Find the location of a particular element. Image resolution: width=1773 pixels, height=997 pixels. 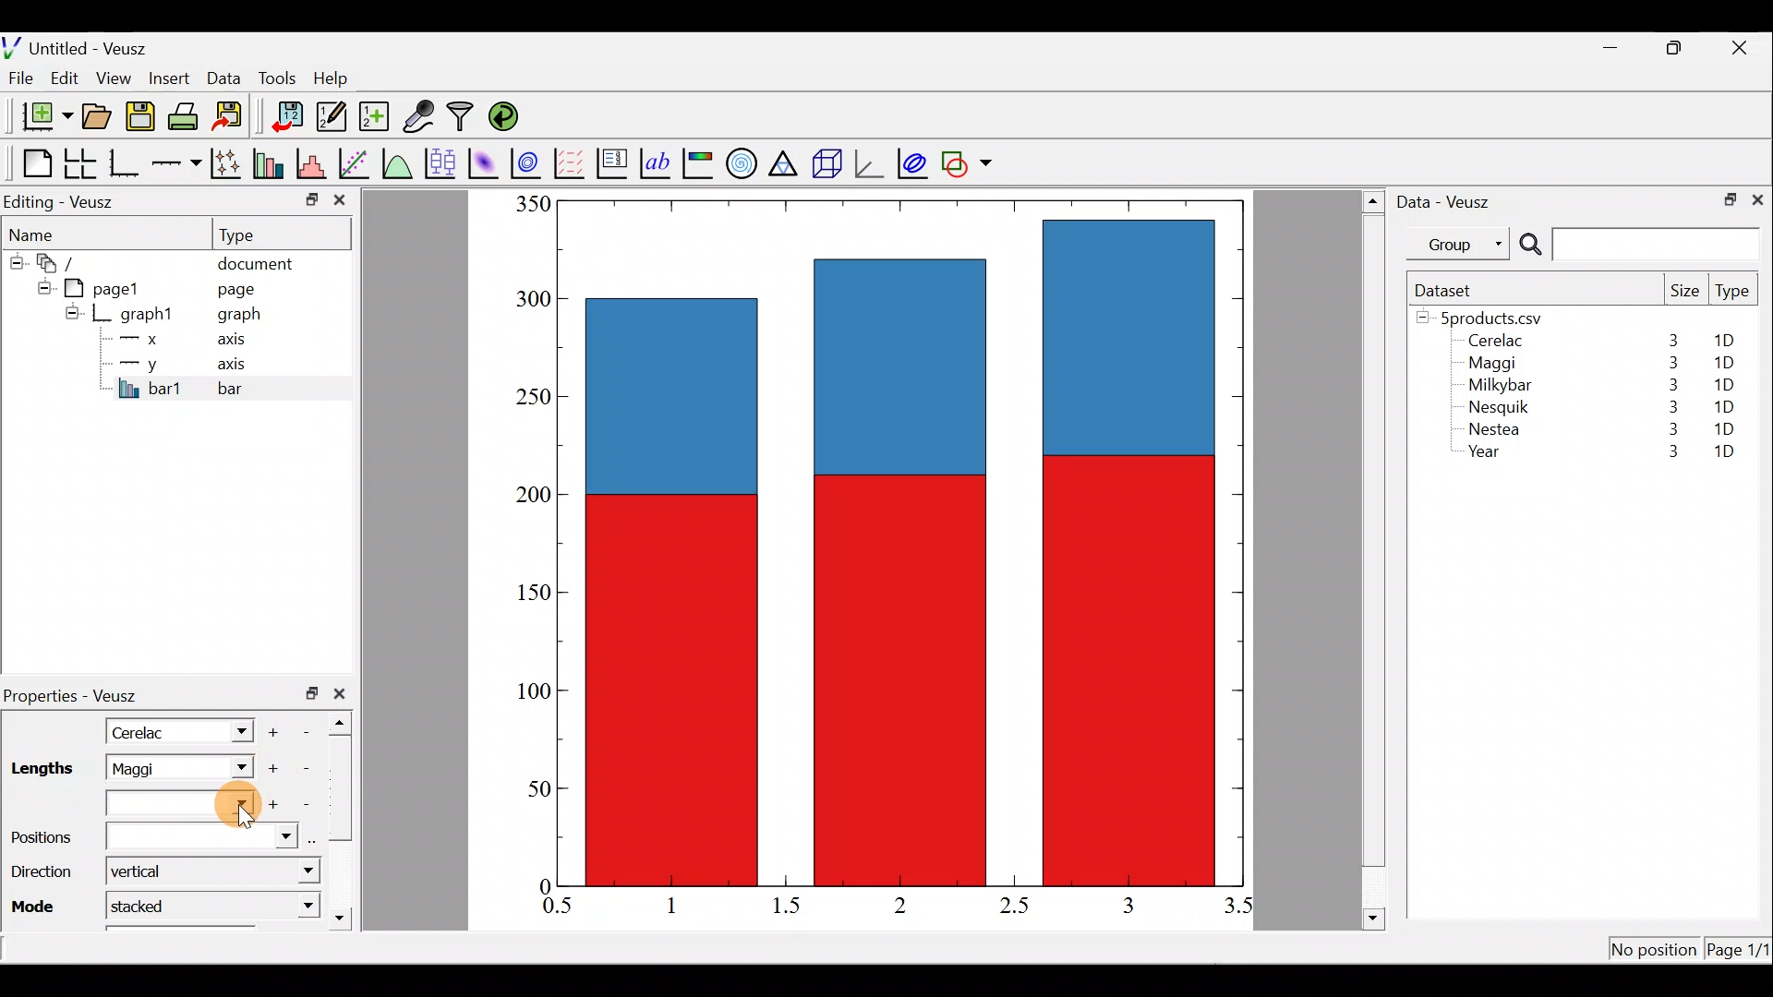

Add another item is located at coordinates (276, 729).